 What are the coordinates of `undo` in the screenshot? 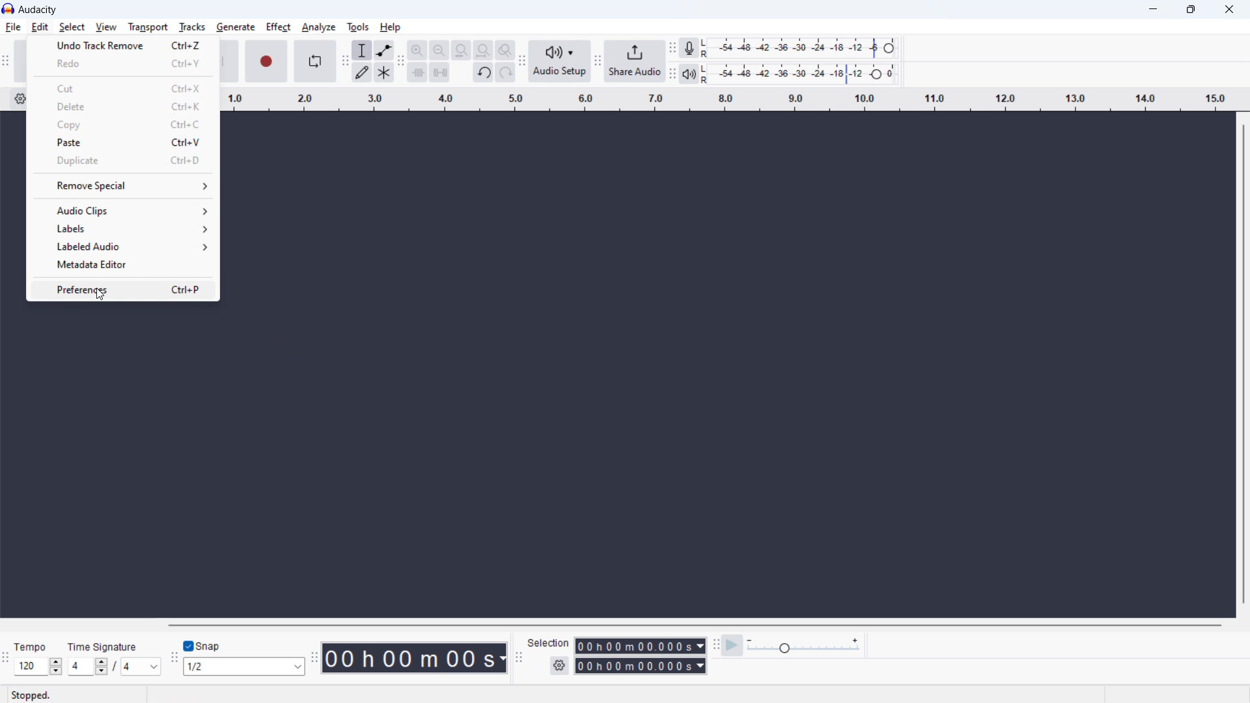 It's located at (484, 72).